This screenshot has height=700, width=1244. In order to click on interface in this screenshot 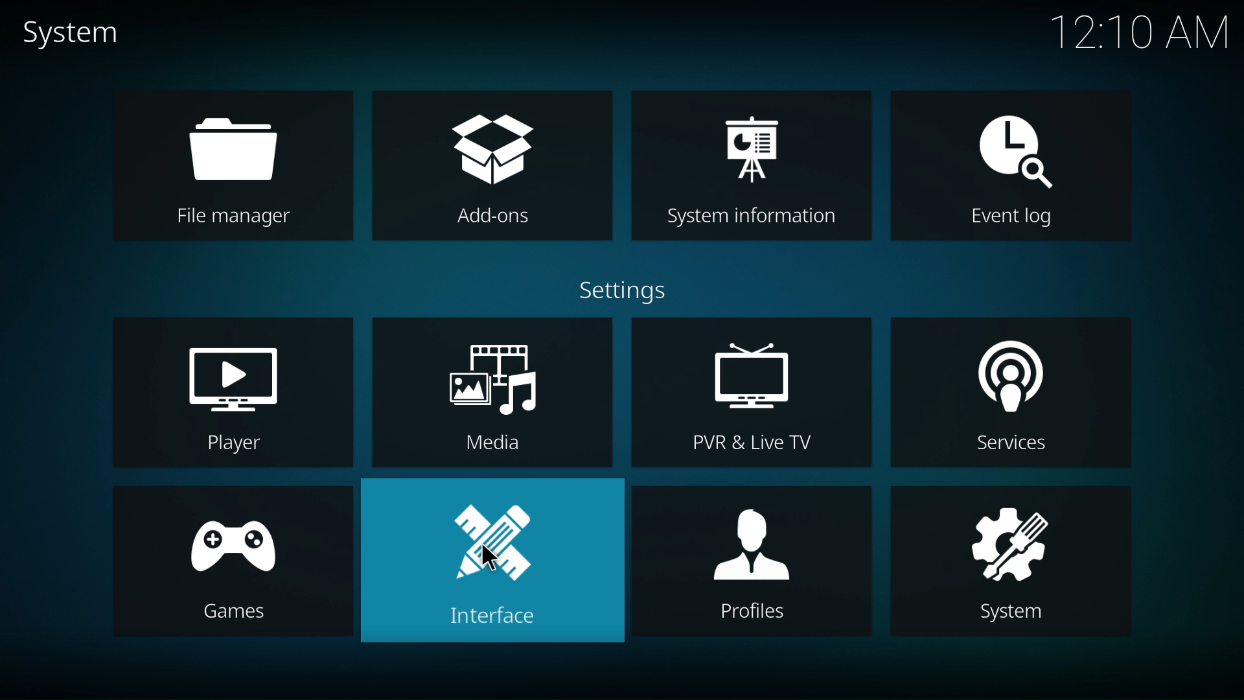, I will do `click(487, 565)`.